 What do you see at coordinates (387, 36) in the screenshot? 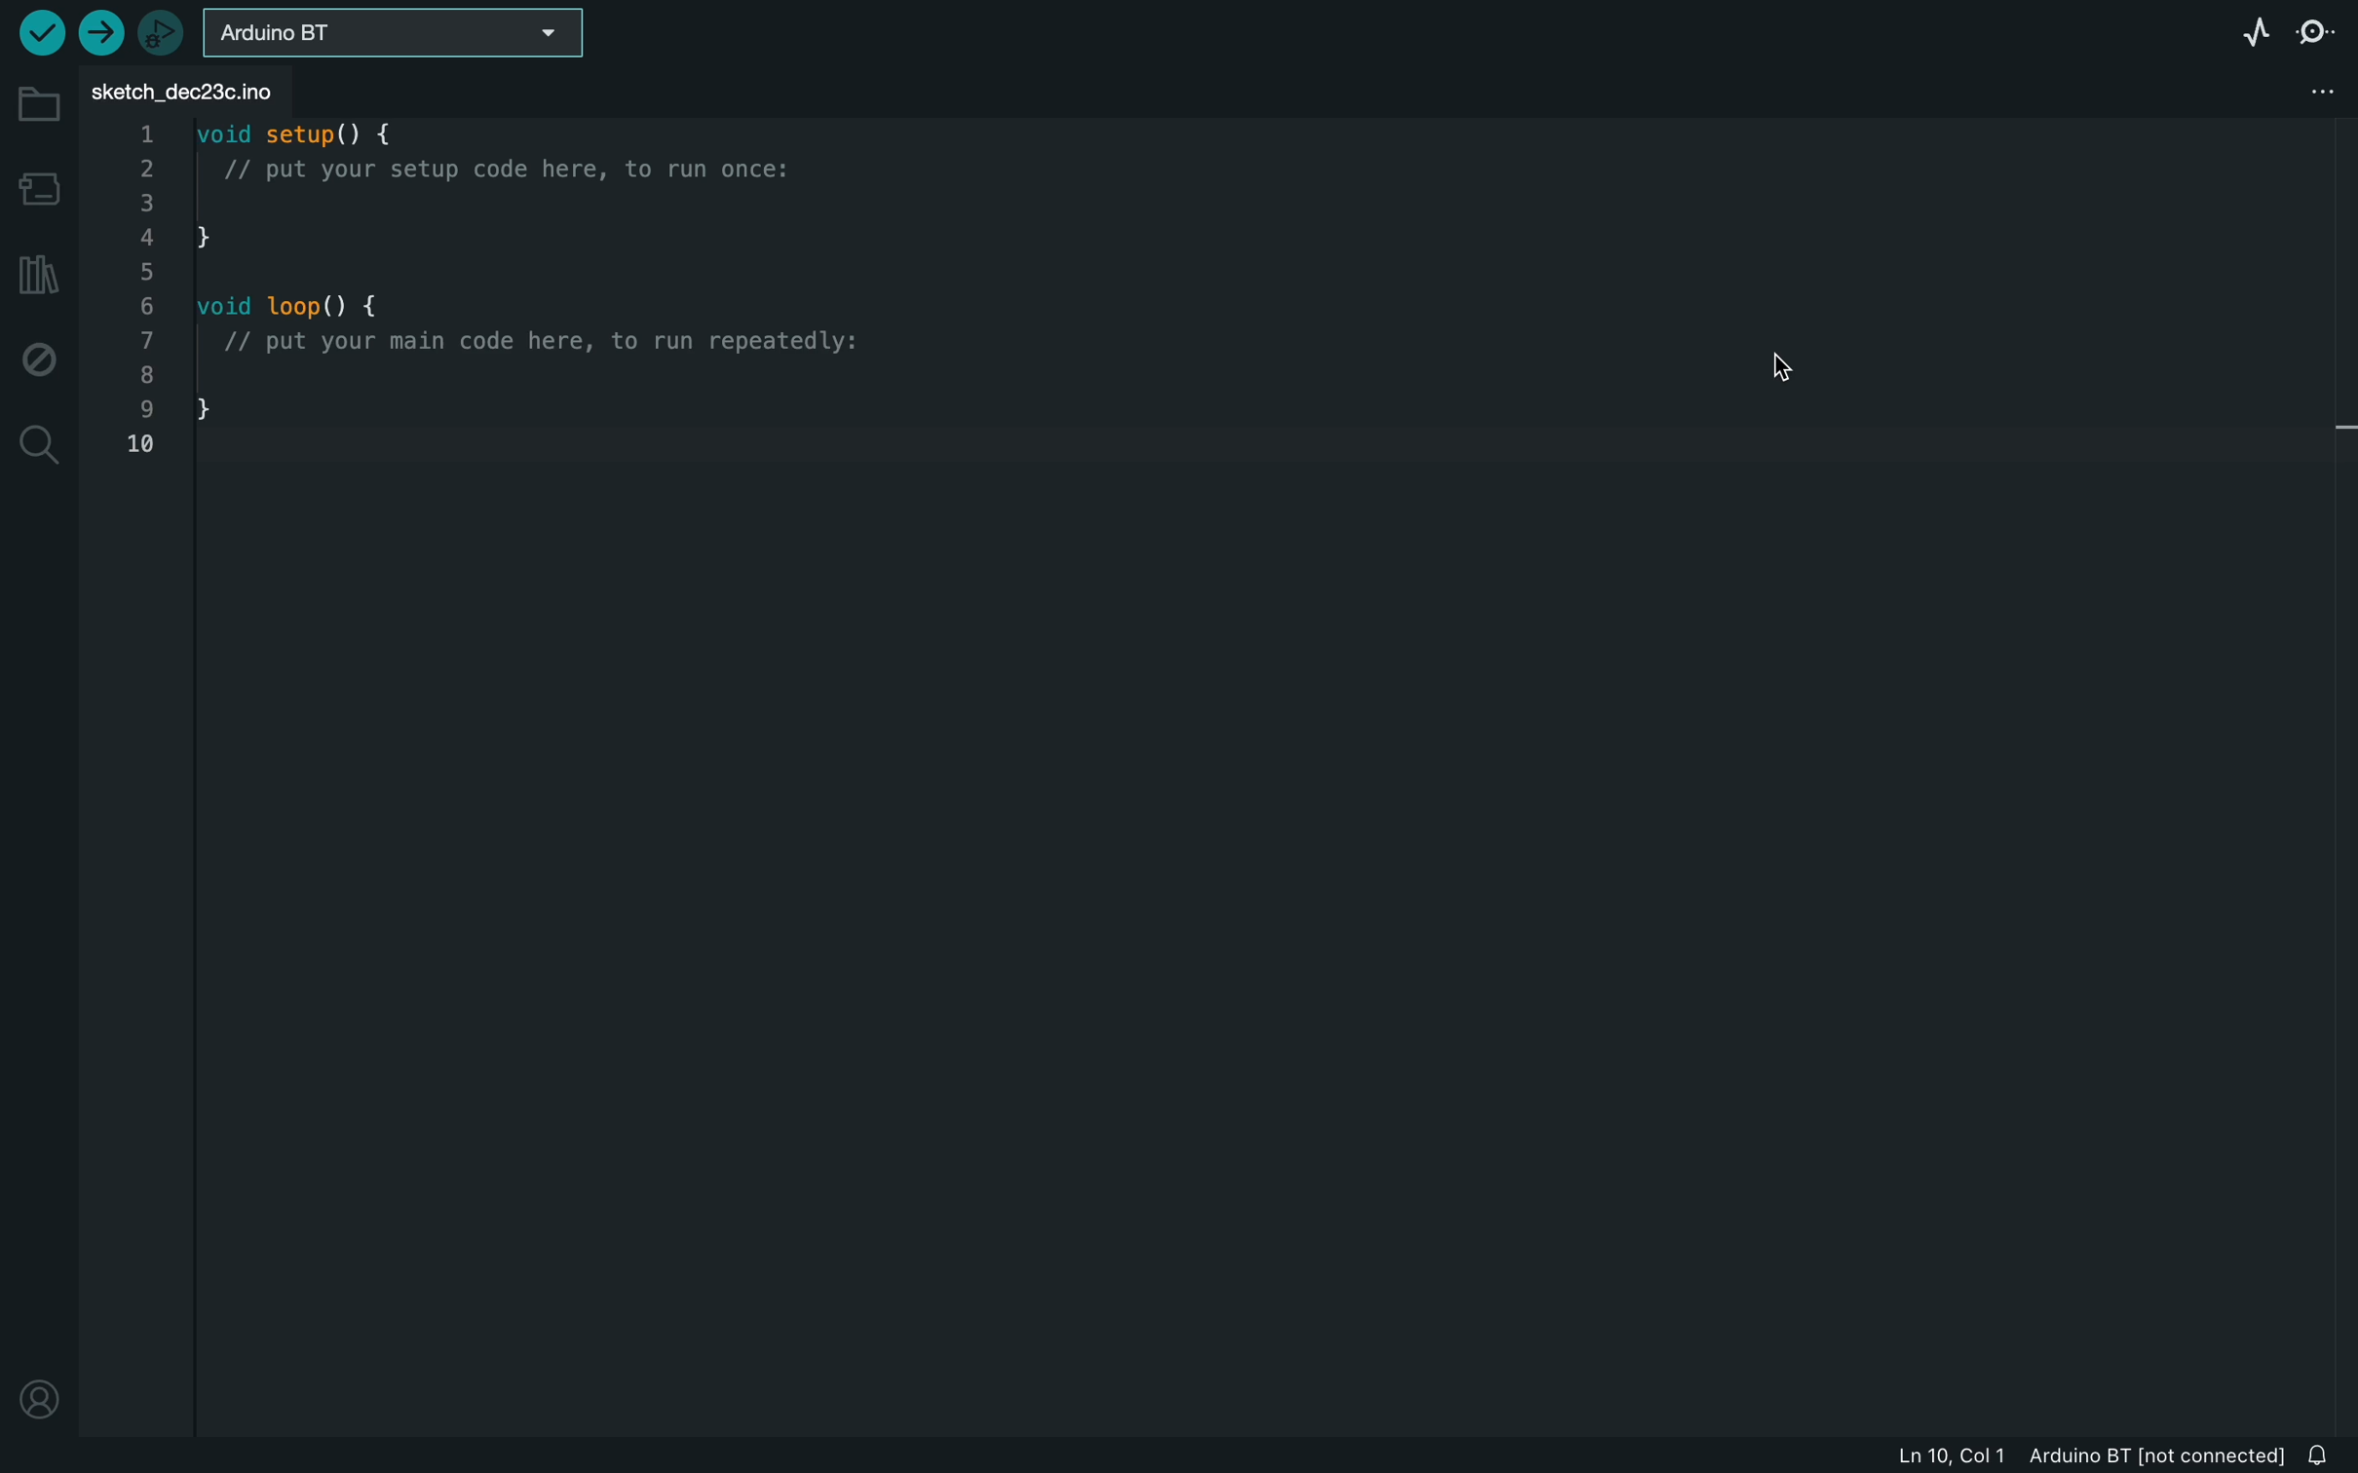
I see `board selecter` at bounding box center [387, 36].